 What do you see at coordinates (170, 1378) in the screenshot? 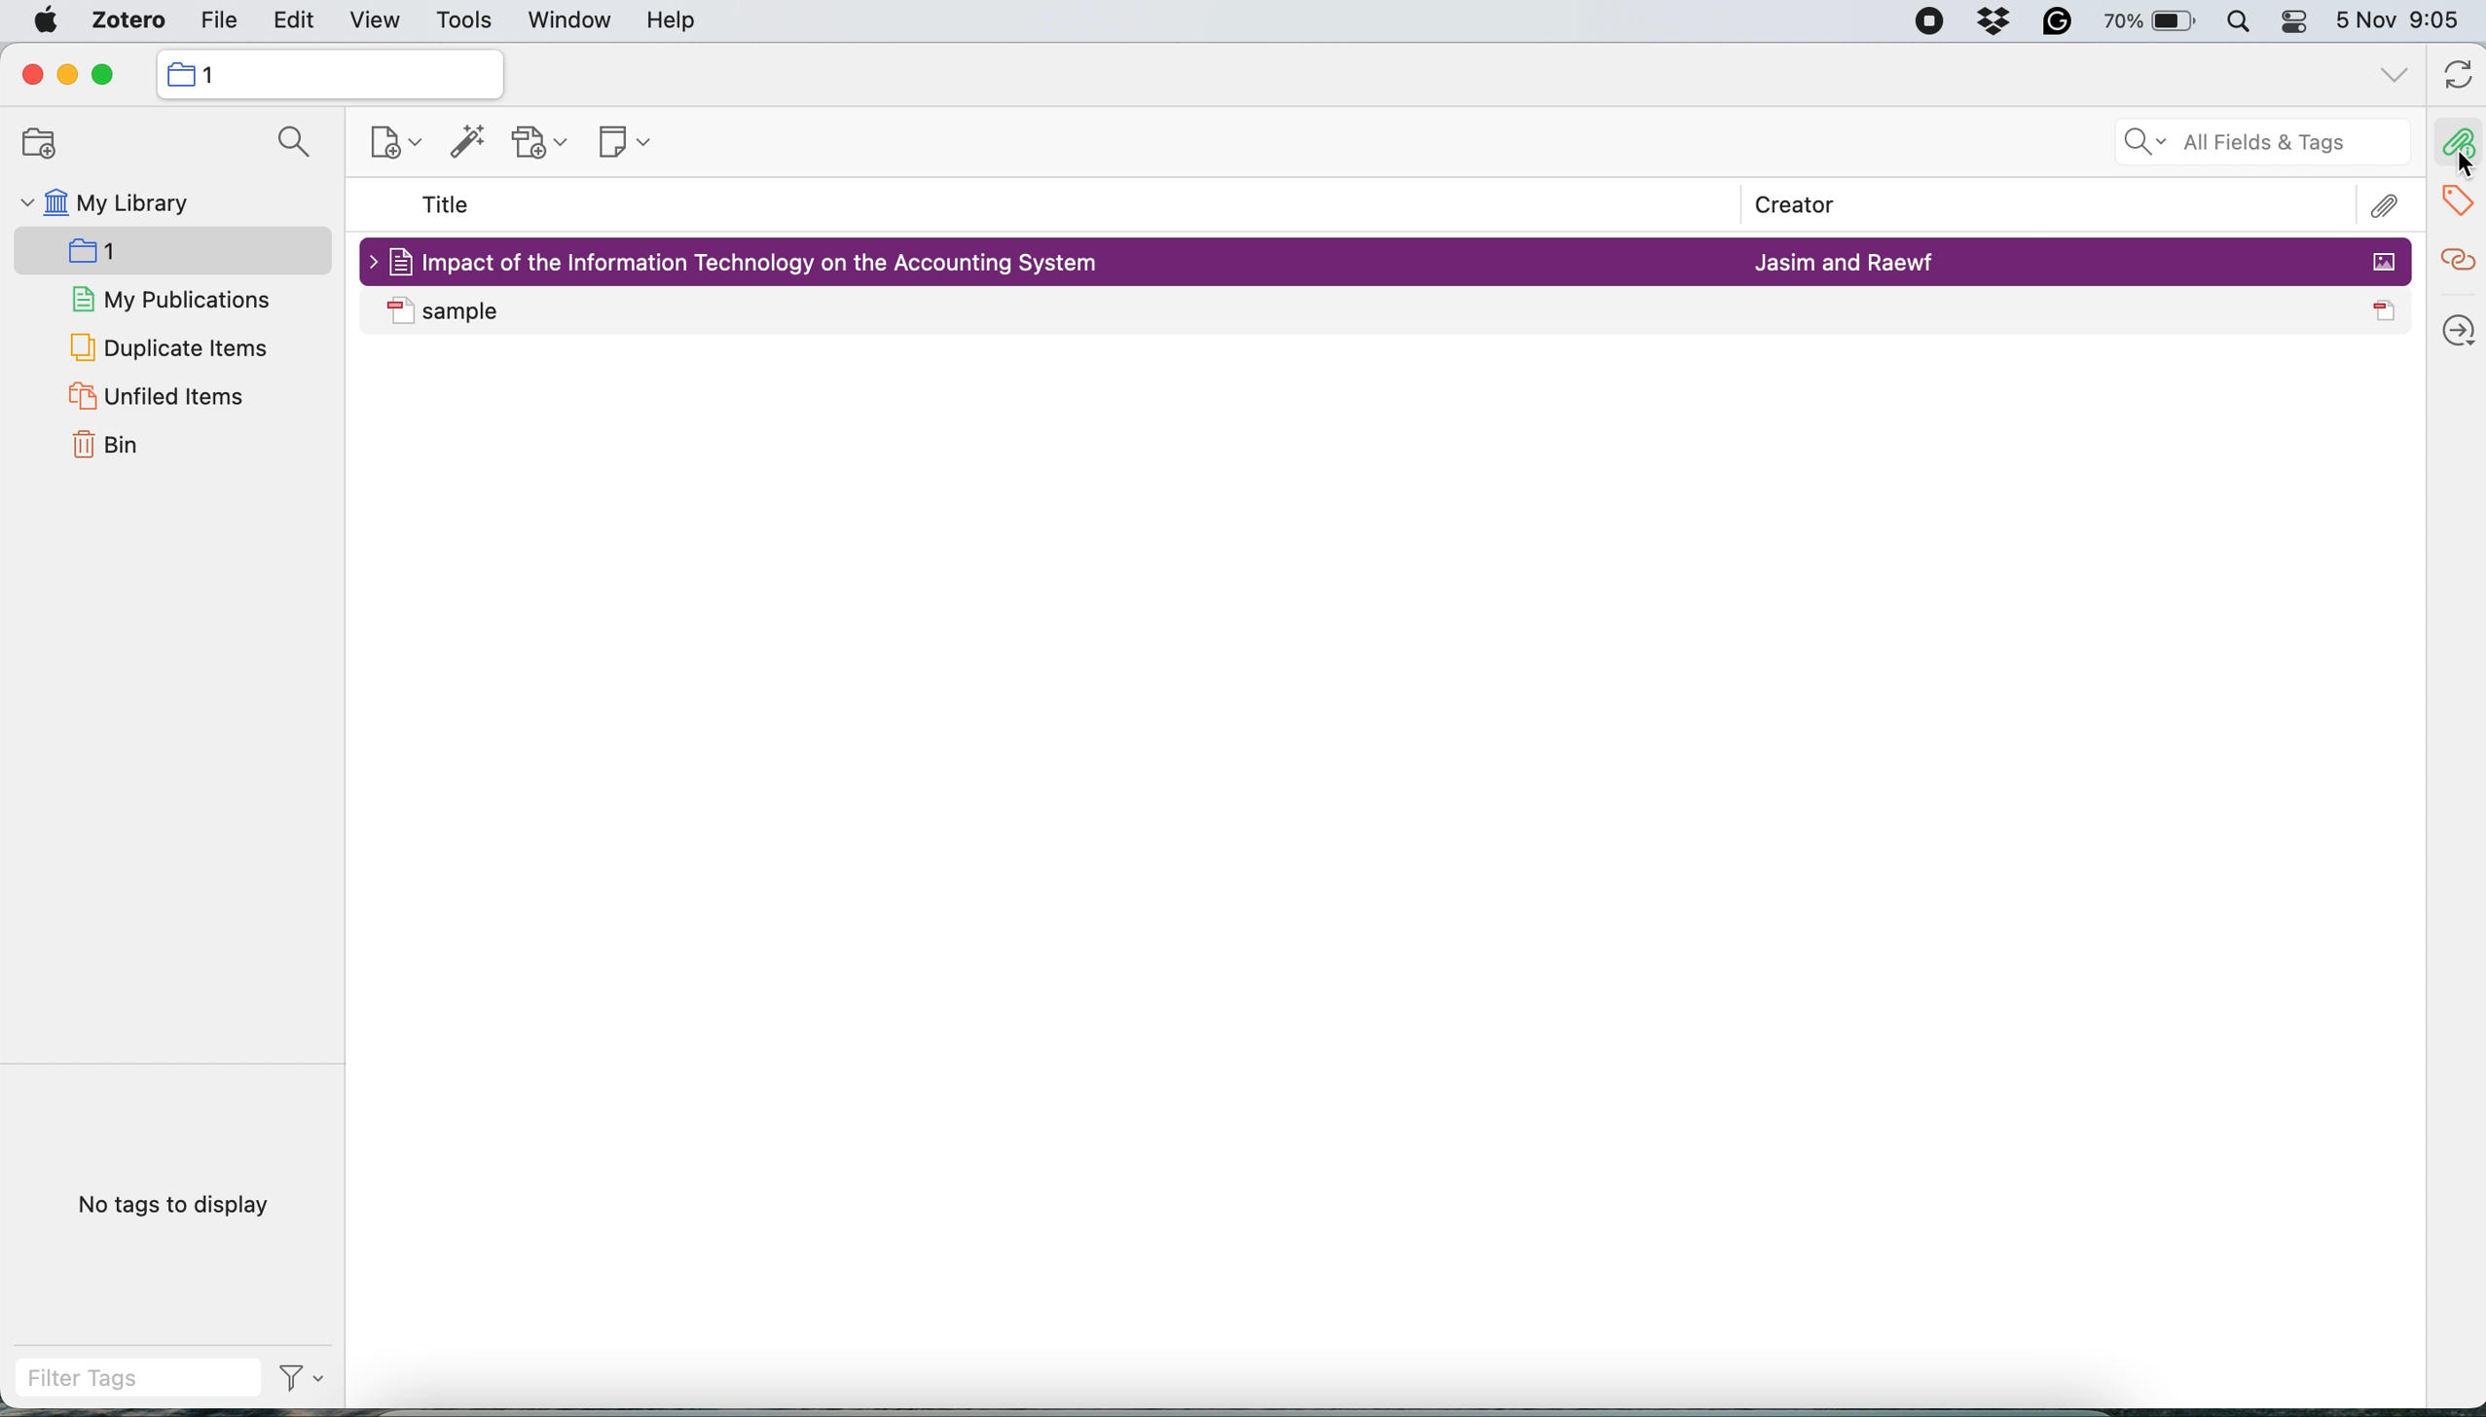
I see `filter tags` at bounding box center [170, 1378].